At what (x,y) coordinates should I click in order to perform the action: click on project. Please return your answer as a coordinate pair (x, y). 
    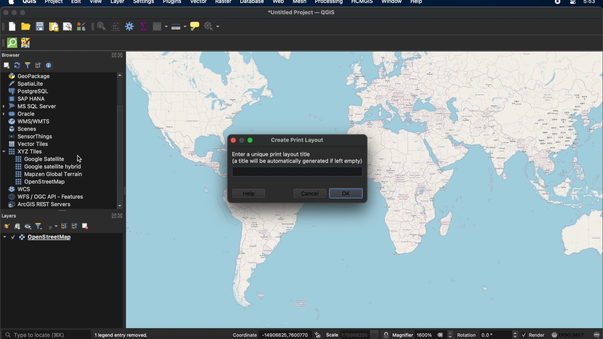
    Looking at the image, I should click on (53, 3).